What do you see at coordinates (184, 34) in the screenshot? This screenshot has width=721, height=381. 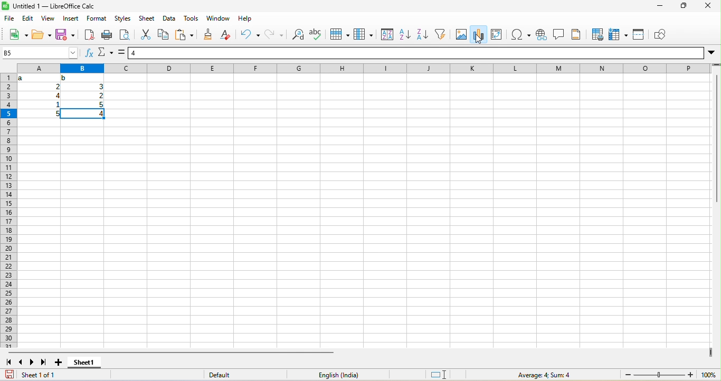 I see `paste` at bounding box center [184, 34].